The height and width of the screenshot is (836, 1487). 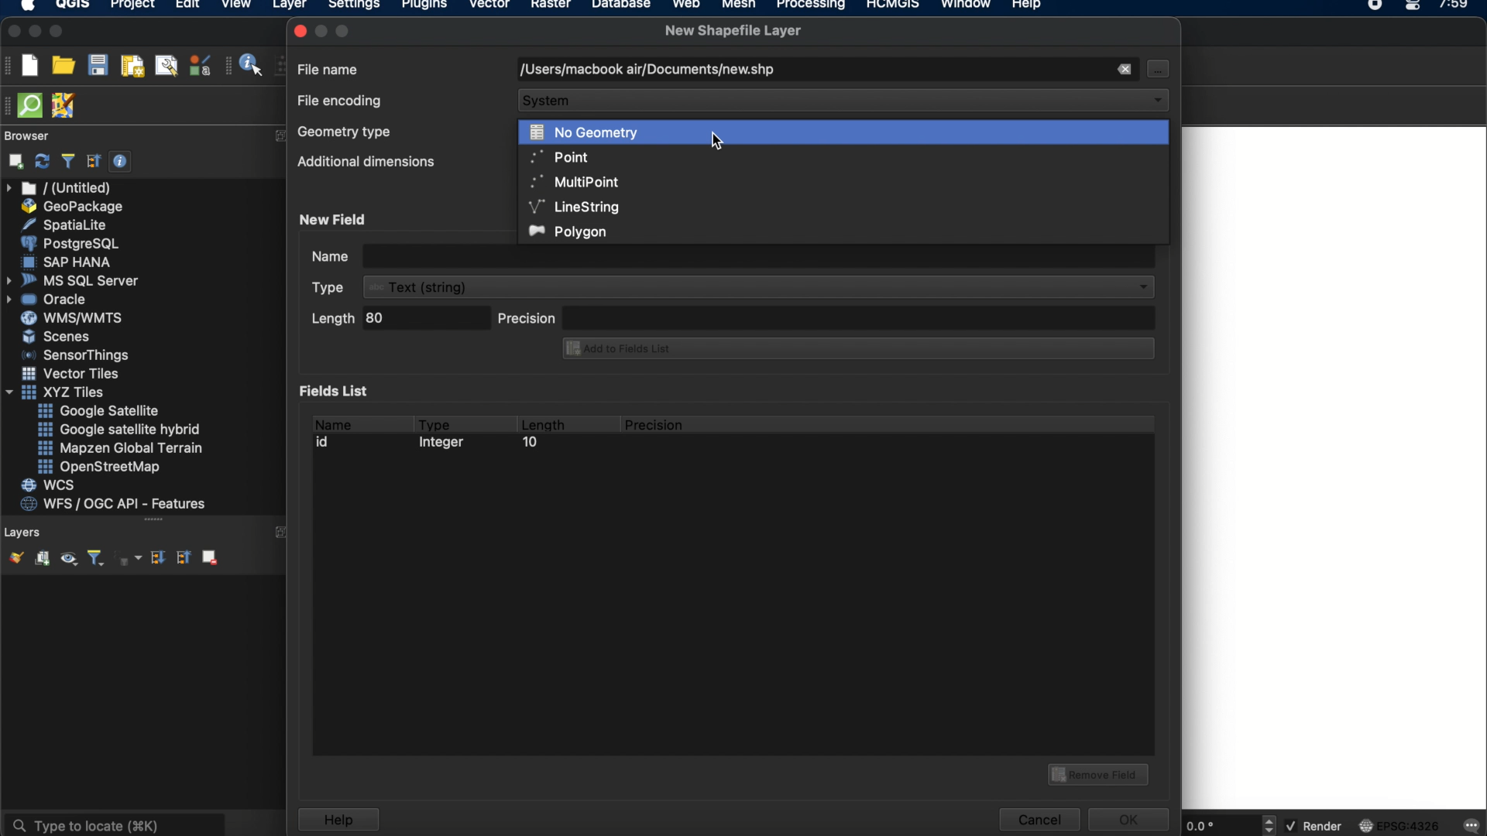 What do you see at coordinates (167, 65) in the screenshot?
I see `show layout` at bounding box center [167, 65].